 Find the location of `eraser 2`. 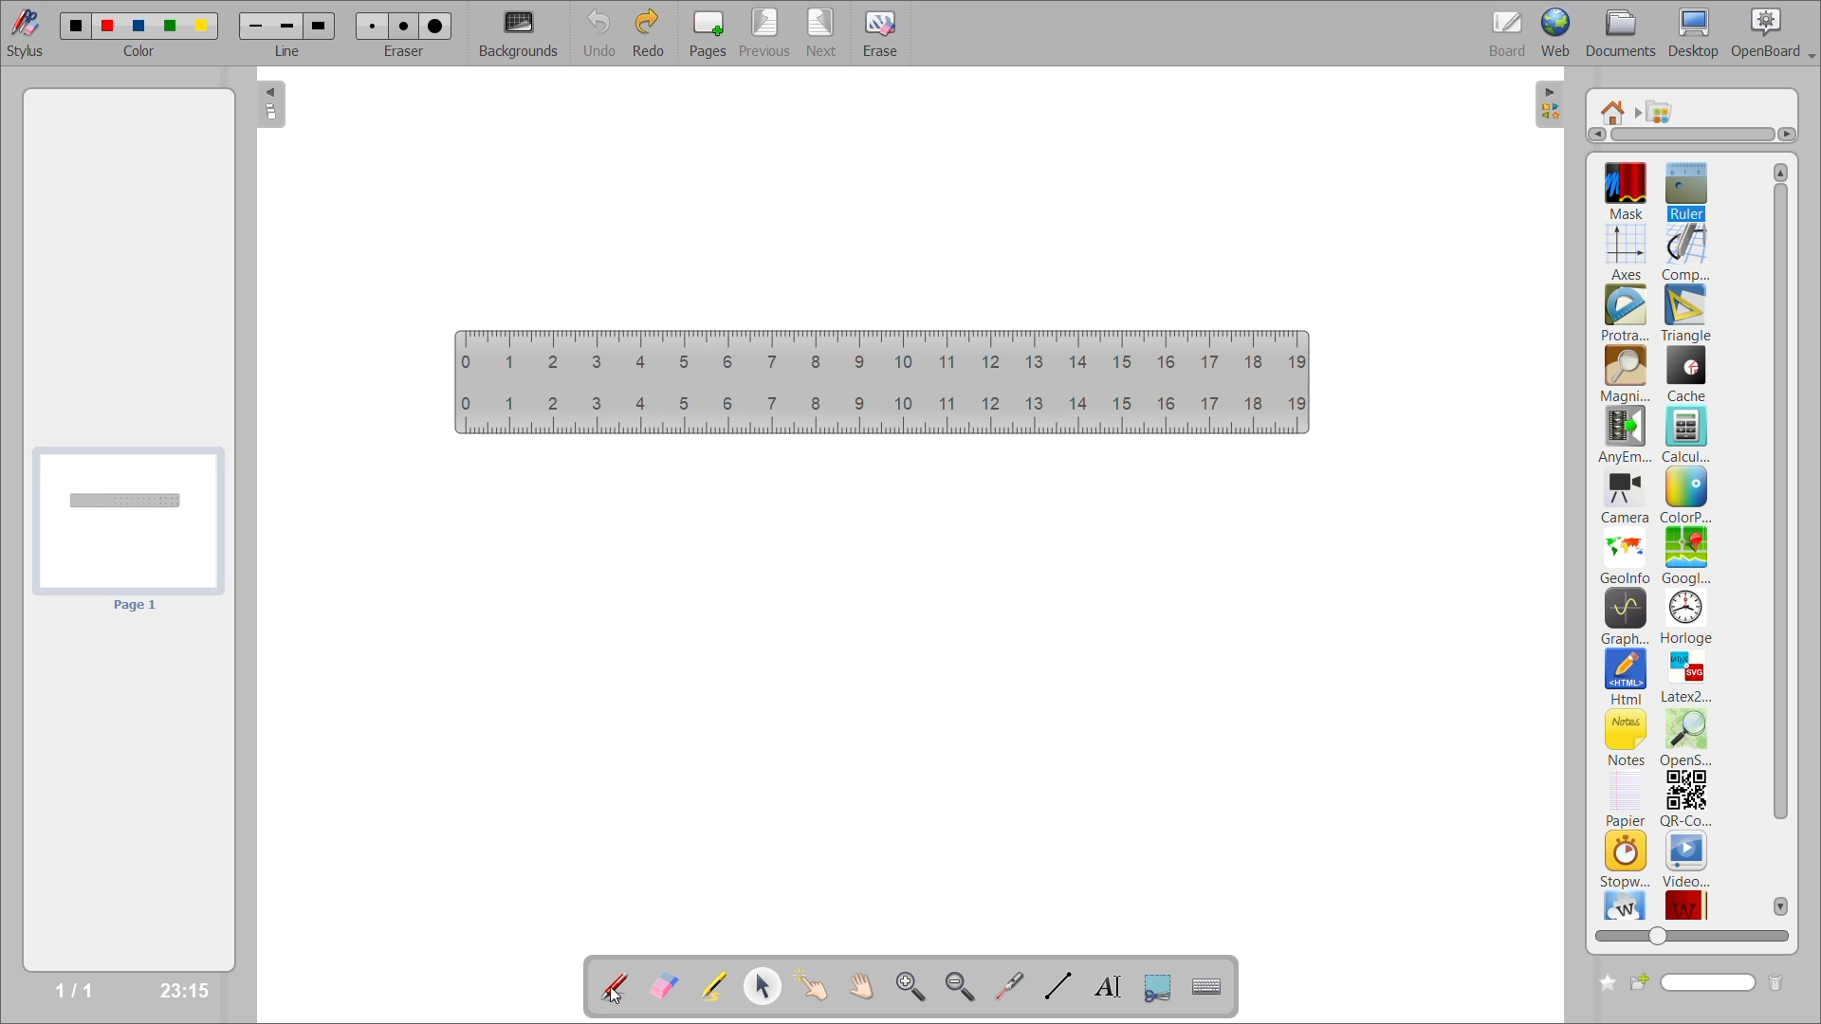

eraser 2 is located at coordinates (404, 26).